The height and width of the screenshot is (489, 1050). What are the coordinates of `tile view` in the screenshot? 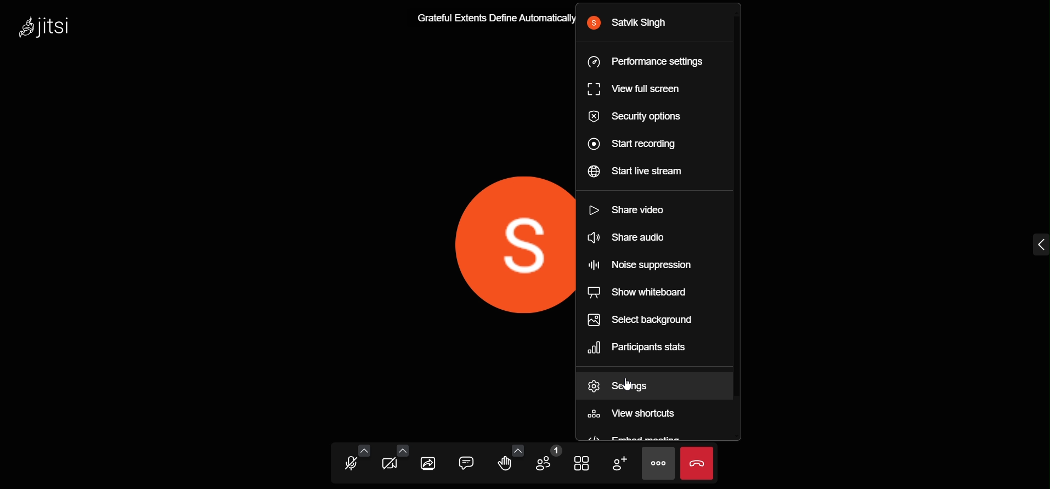 It's located at (580, 464).